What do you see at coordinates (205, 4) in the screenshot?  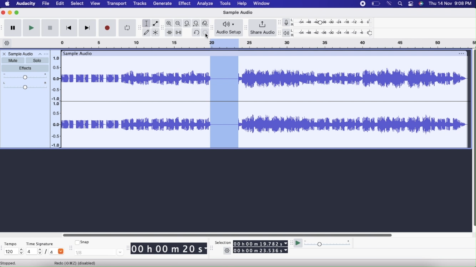 I see `Analyze` at bounding box center [205, 4].